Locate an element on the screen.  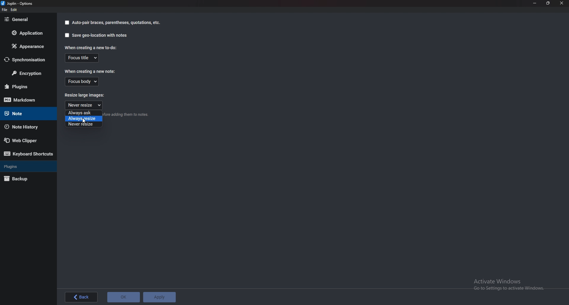
ok is located at coordinates (123, 298).